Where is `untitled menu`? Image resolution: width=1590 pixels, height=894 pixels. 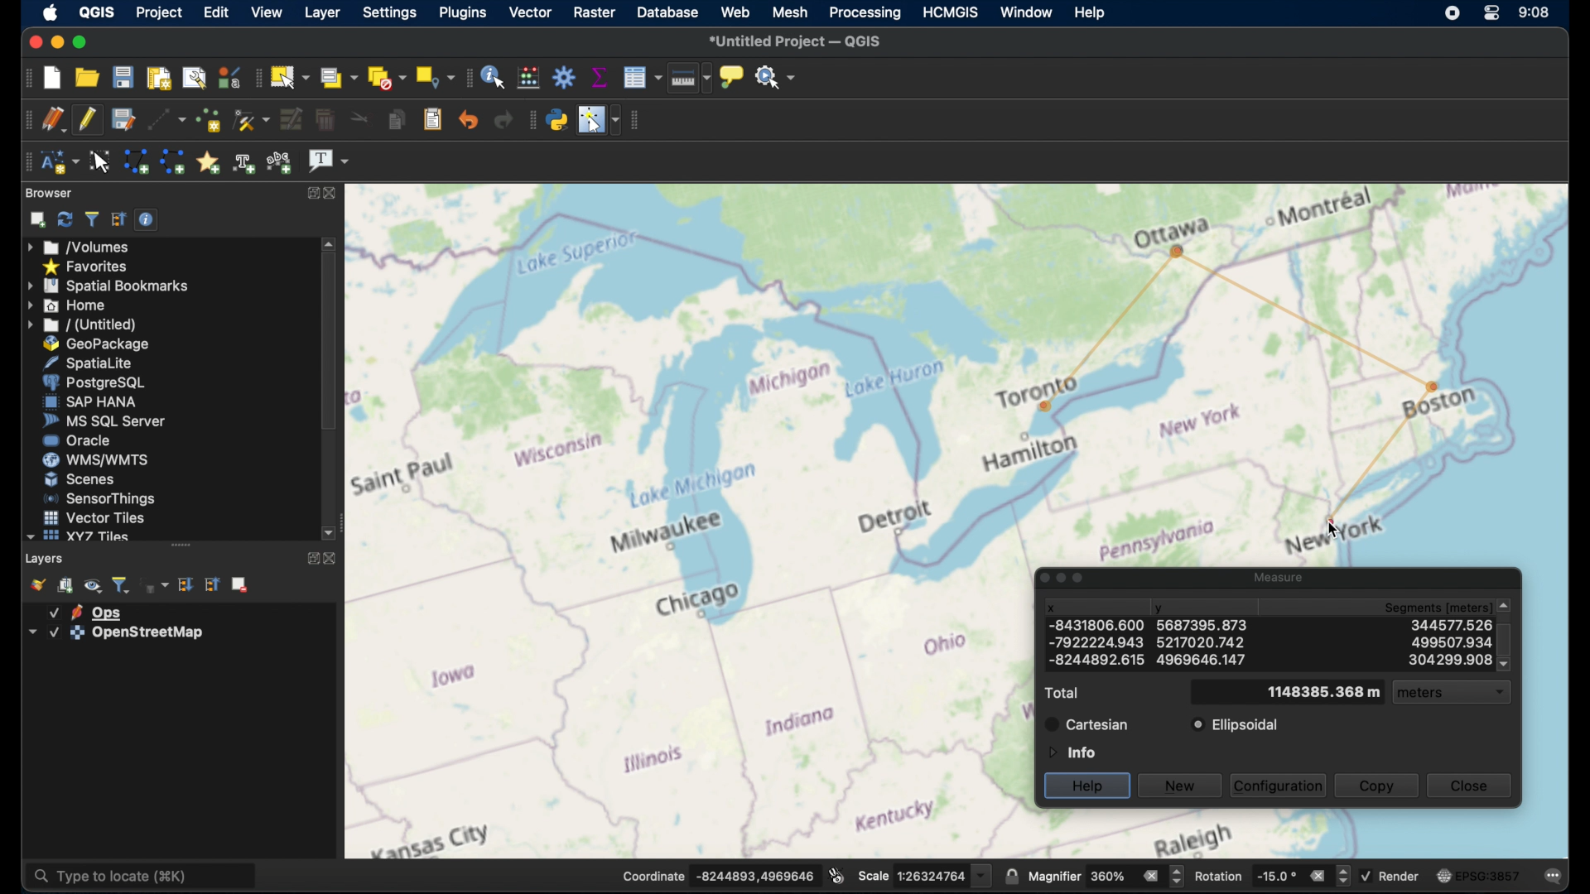 untitled menu is located at coordinates (80, 324).